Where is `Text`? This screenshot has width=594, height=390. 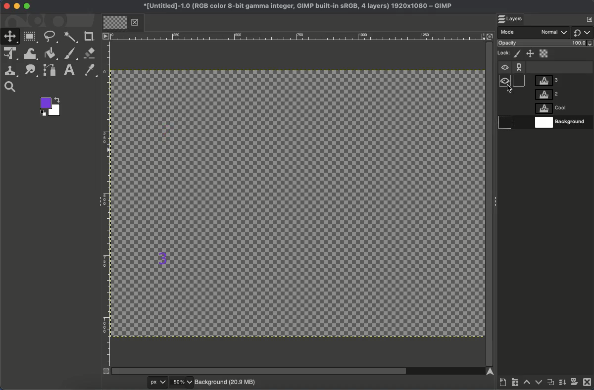
Text is located at coordinates (70, 70).